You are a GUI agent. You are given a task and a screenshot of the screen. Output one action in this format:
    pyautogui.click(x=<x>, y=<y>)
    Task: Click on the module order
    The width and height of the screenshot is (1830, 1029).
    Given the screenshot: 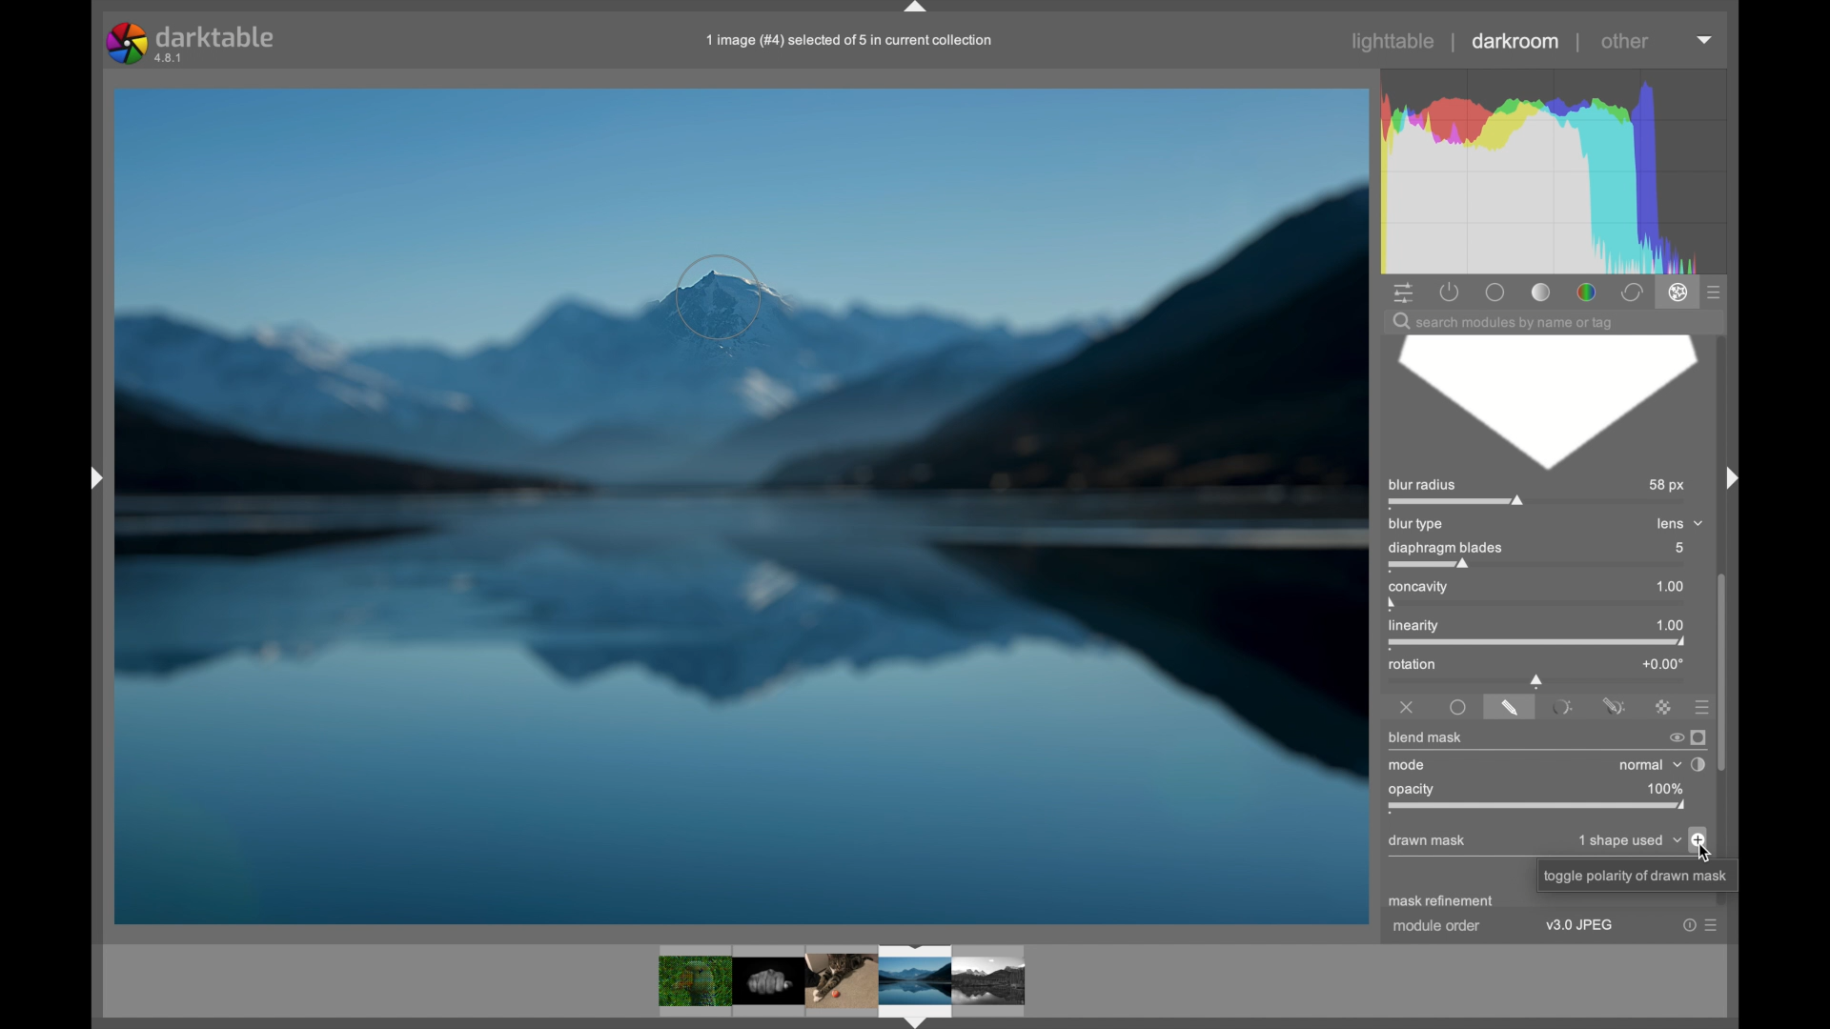 What is the action you would take?
    pyautogui.click(x=1435, y=929)
    